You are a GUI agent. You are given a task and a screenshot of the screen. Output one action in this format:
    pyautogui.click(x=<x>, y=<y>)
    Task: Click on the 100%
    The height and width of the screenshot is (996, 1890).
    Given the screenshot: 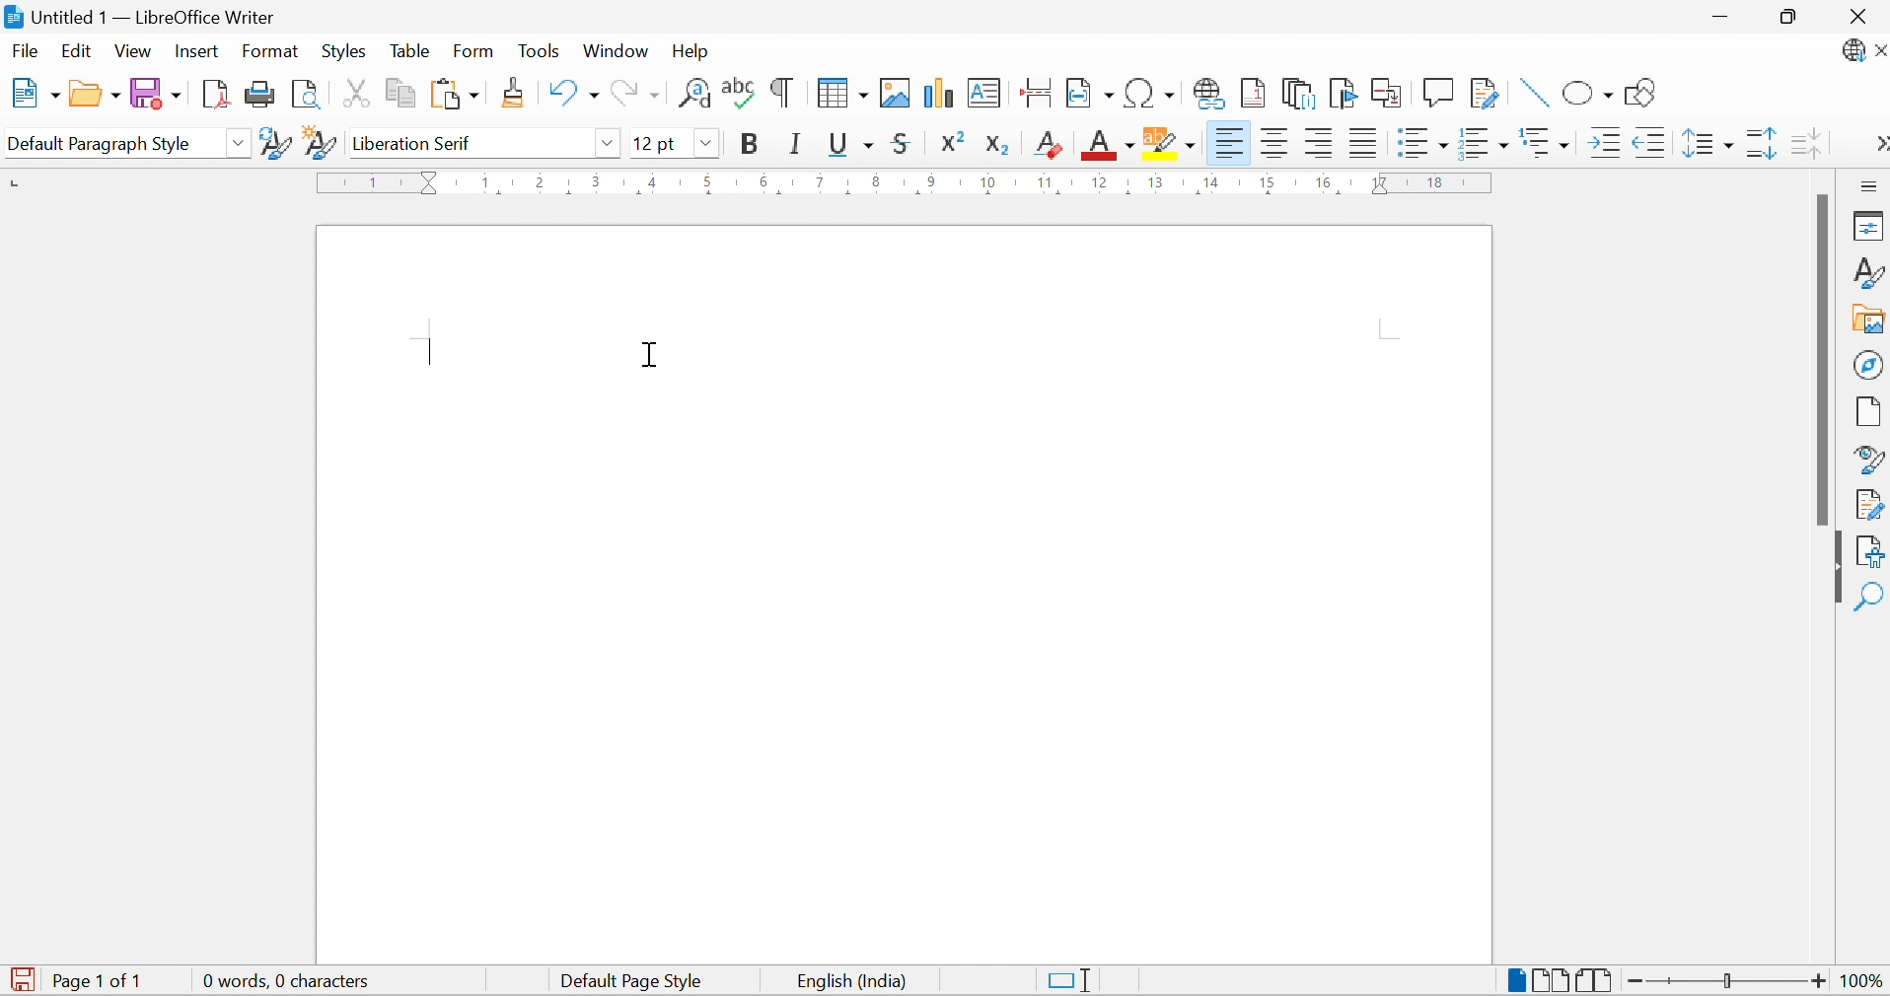 What is the action you would take?
    pyautogui.click(x=1855, y=982)
    